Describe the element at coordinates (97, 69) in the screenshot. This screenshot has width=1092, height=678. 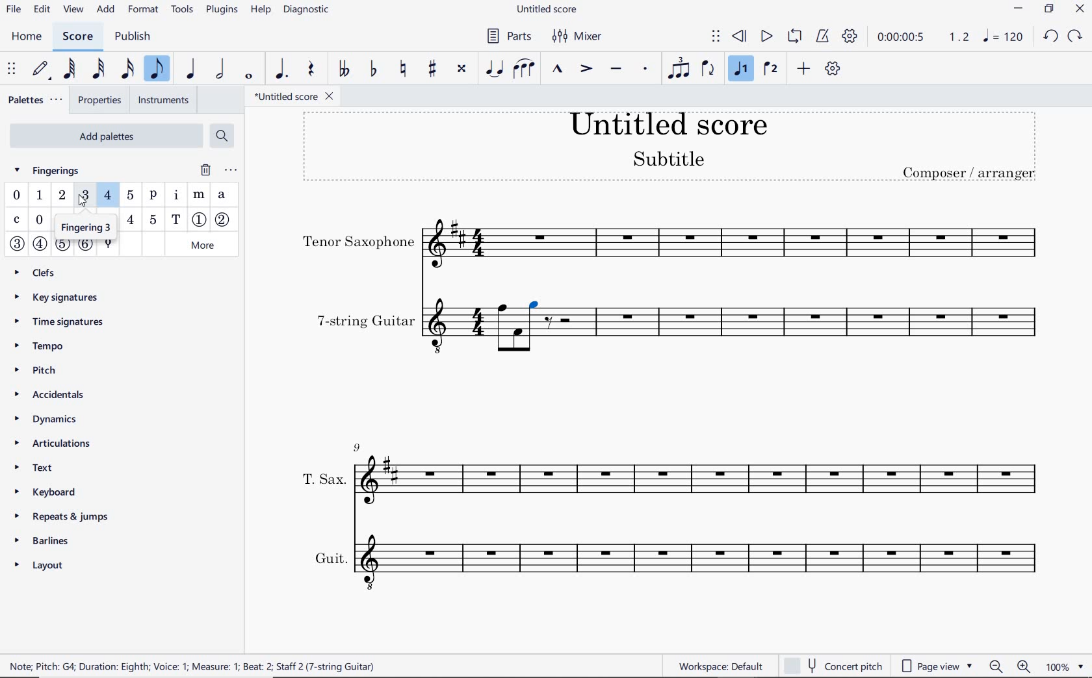
I see `32ND NOTE` at that location.